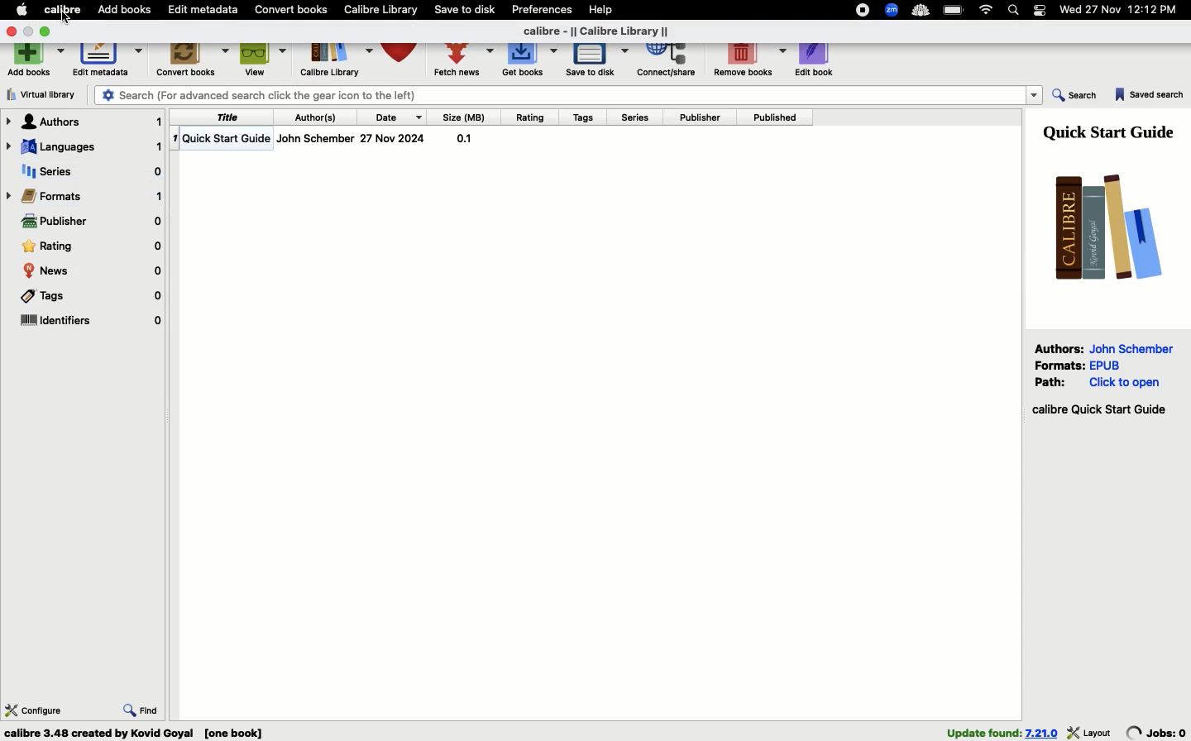 Image resolution: width=1191 pixels, height=741 pixels. I want to click on Rating, so click(528, 117).